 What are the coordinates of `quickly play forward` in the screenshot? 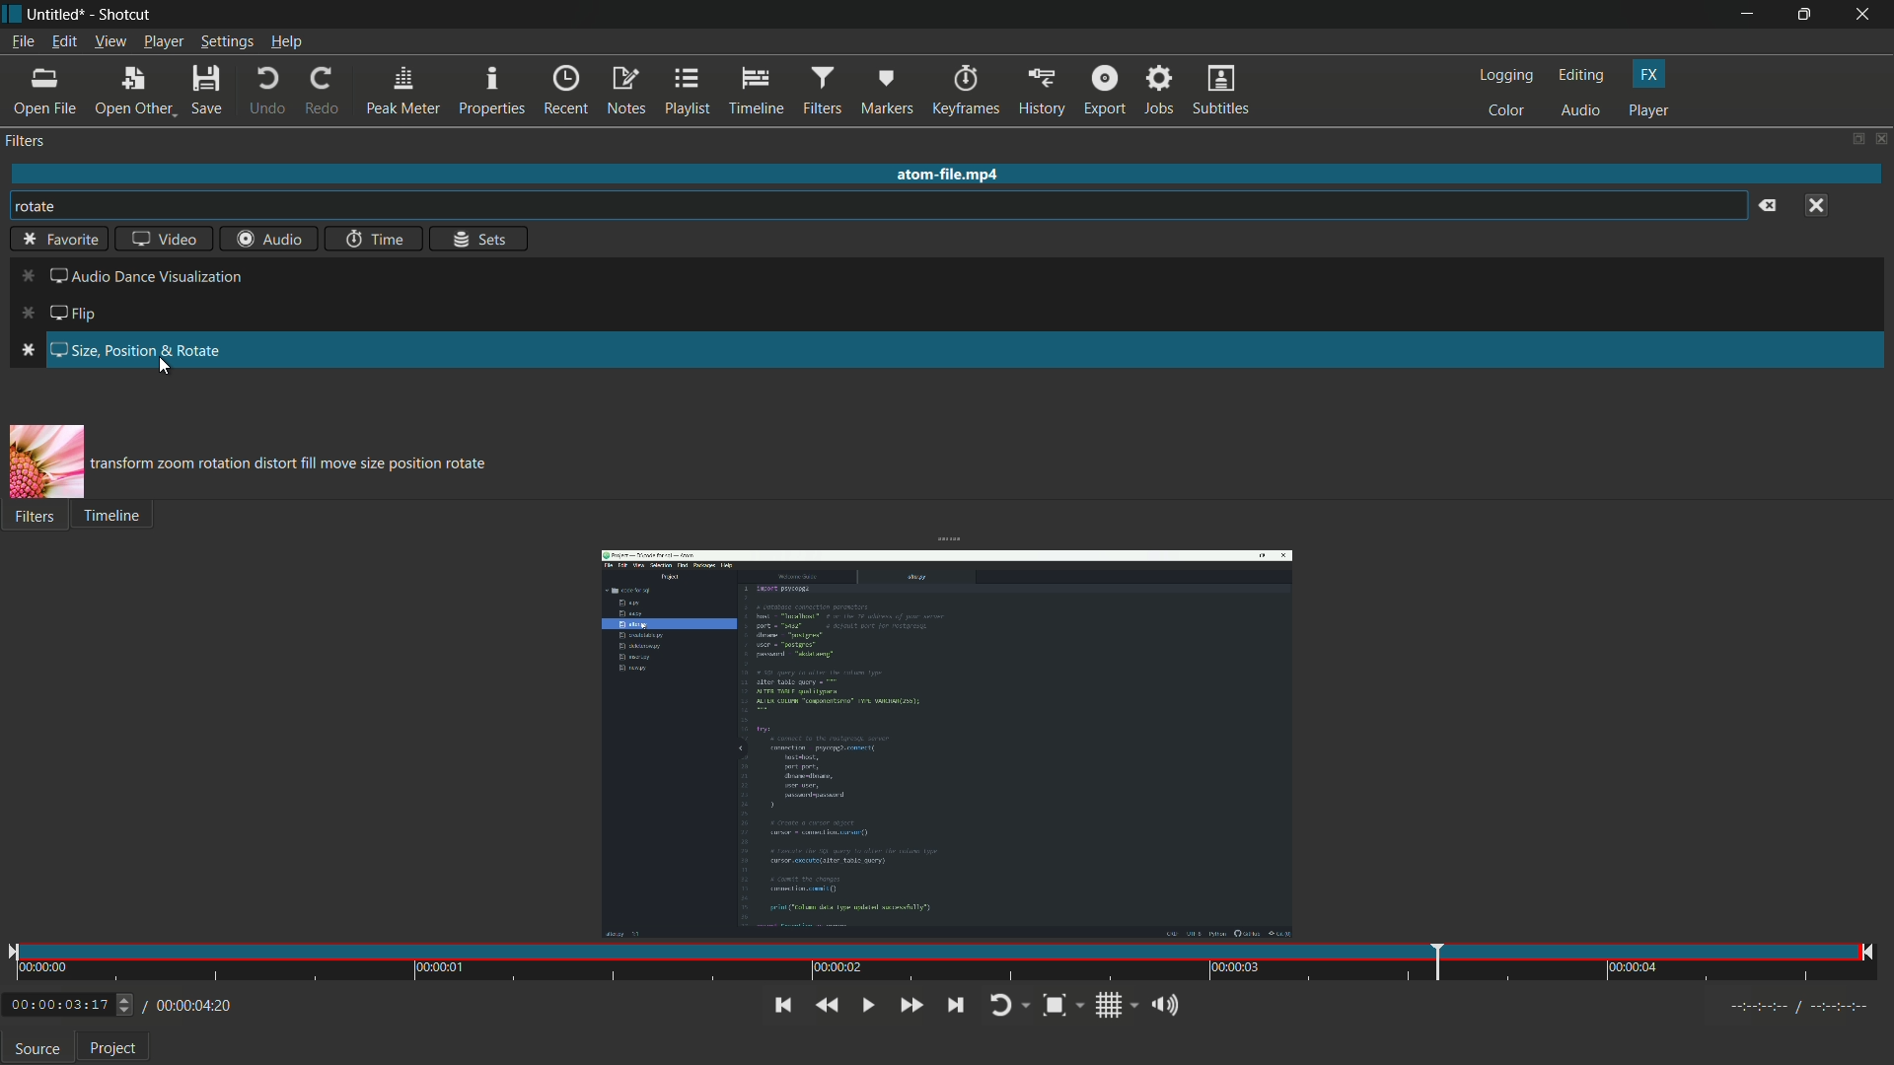 It's located at (911, 1007).